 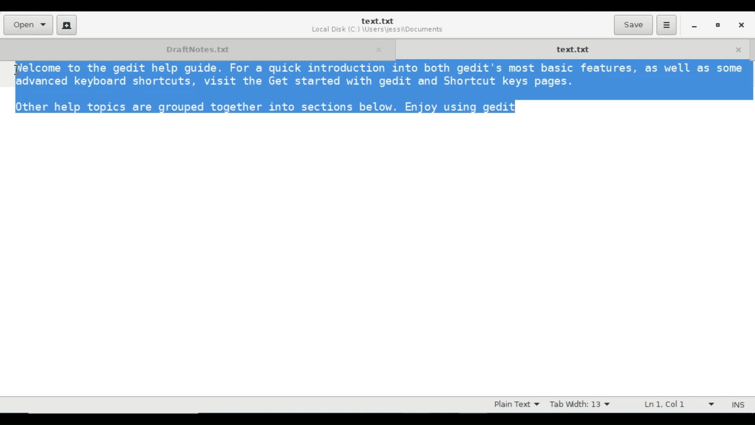 I want to click on Document path, so click(x=376, y=31).